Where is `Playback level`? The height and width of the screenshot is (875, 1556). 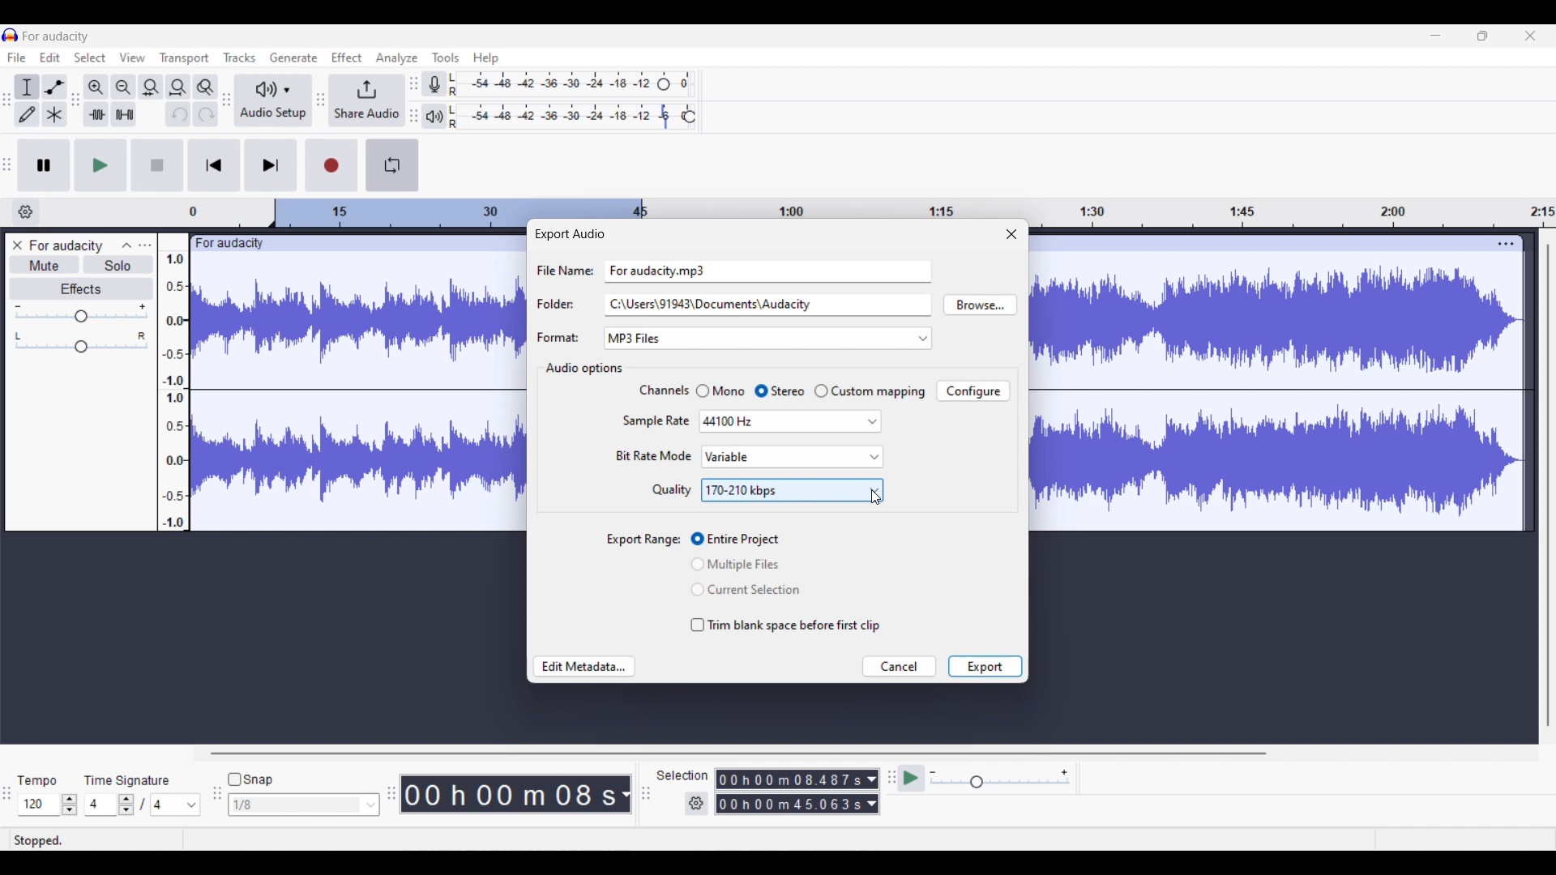
Playback level is located at coordinates (562, 117).